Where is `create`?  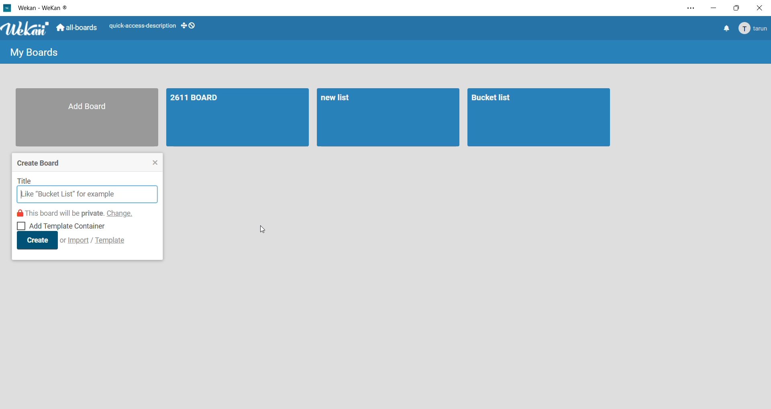
create is located at coordinates (37, 241).